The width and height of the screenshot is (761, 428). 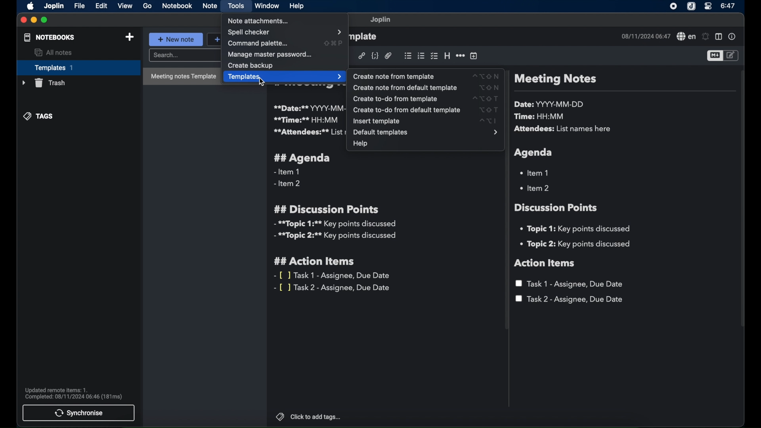 I want to click on create to-do from default template, so click(x=424, y=110).